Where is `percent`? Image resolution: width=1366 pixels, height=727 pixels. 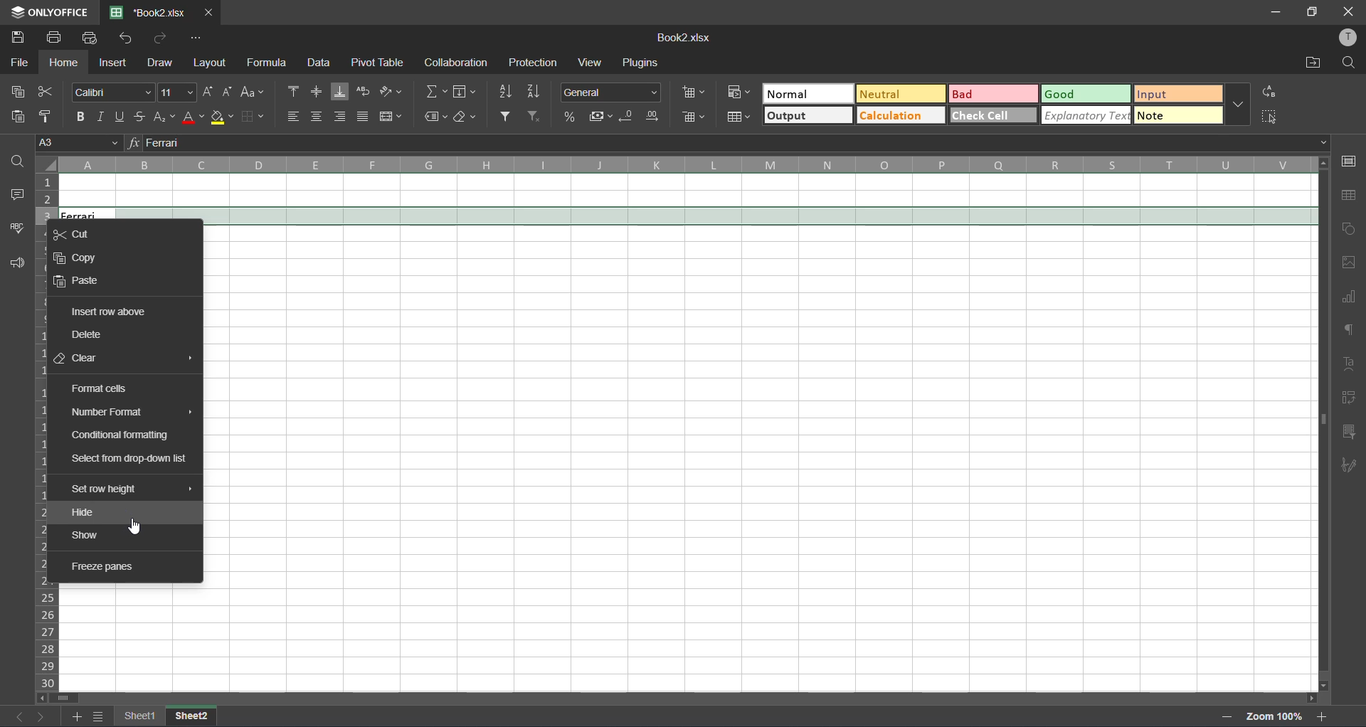
percent is located at coordinates (570, 115).